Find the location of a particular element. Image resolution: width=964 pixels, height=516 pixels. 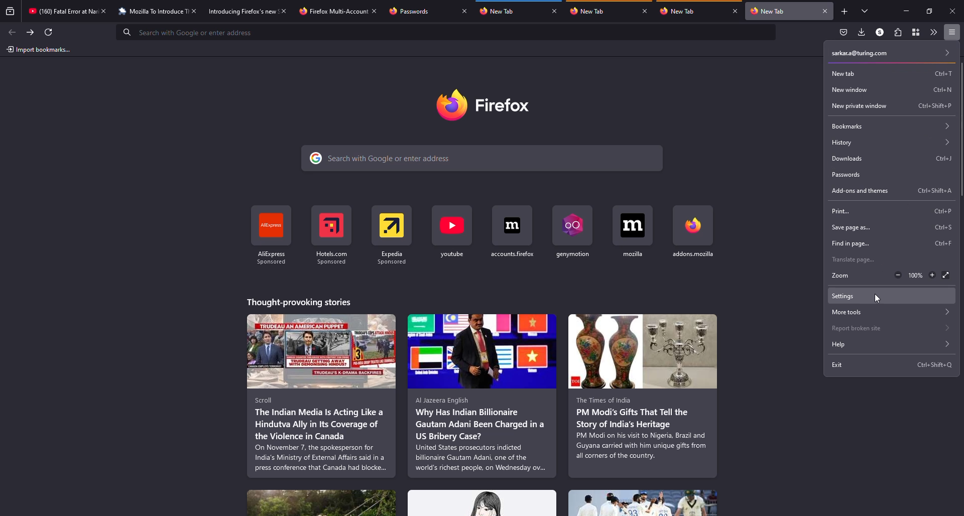

view tab is located at coordinates (866, 11).